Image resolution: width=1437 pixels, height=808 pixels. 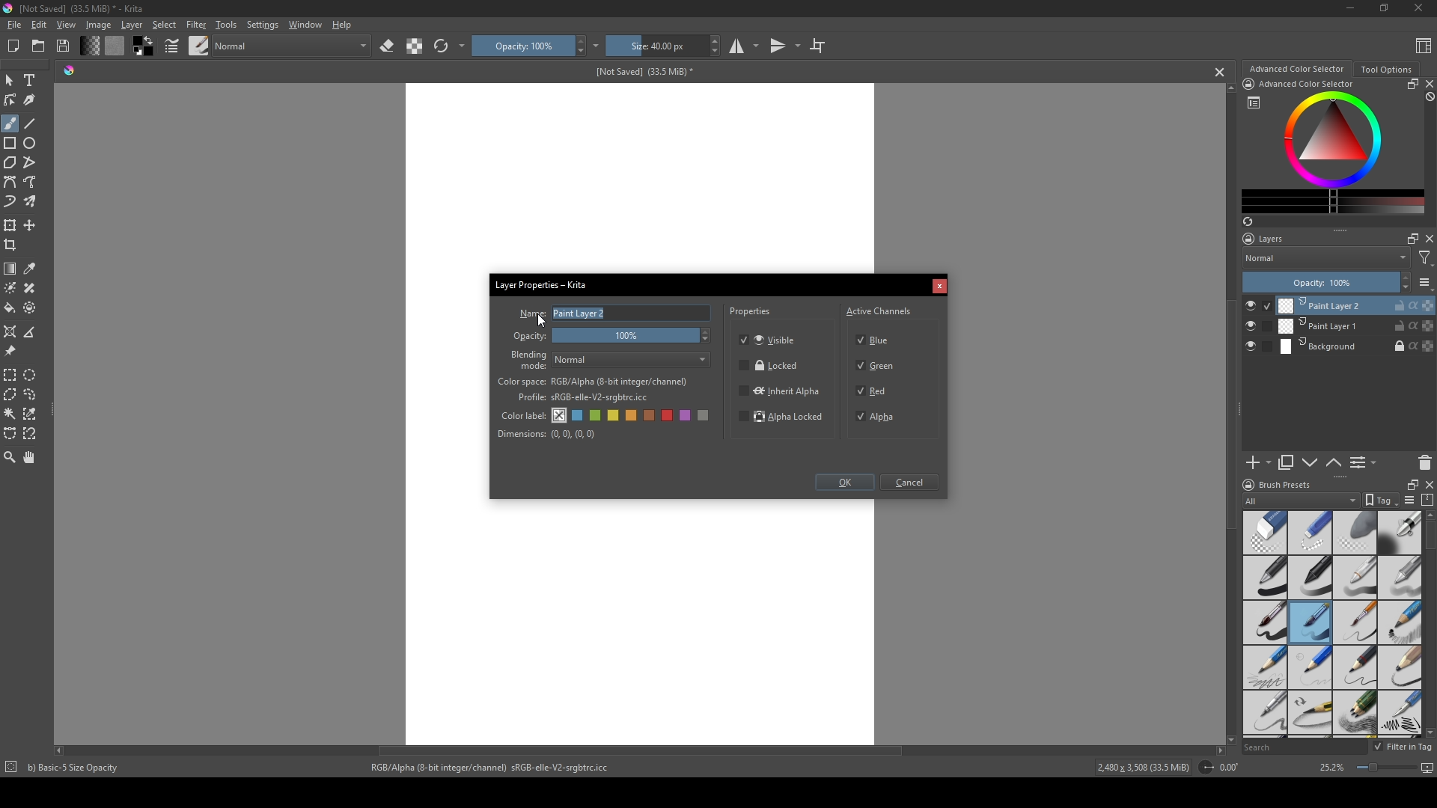 I want to click on folder, so click(x=38, y=46).